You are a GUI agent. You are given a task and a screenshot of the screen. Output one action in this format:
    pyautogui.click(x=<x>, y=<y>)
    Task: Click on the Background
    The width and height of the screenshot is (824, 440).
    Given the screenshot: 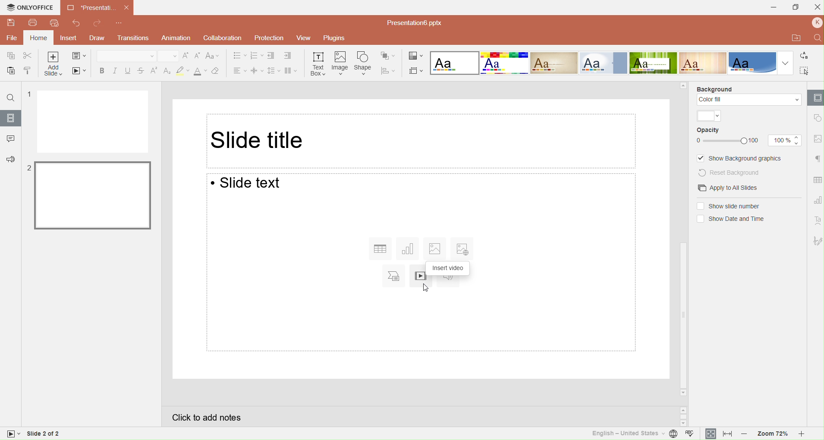 What is the action you would take?
    pyautogui.click(x=717, y=89)
    